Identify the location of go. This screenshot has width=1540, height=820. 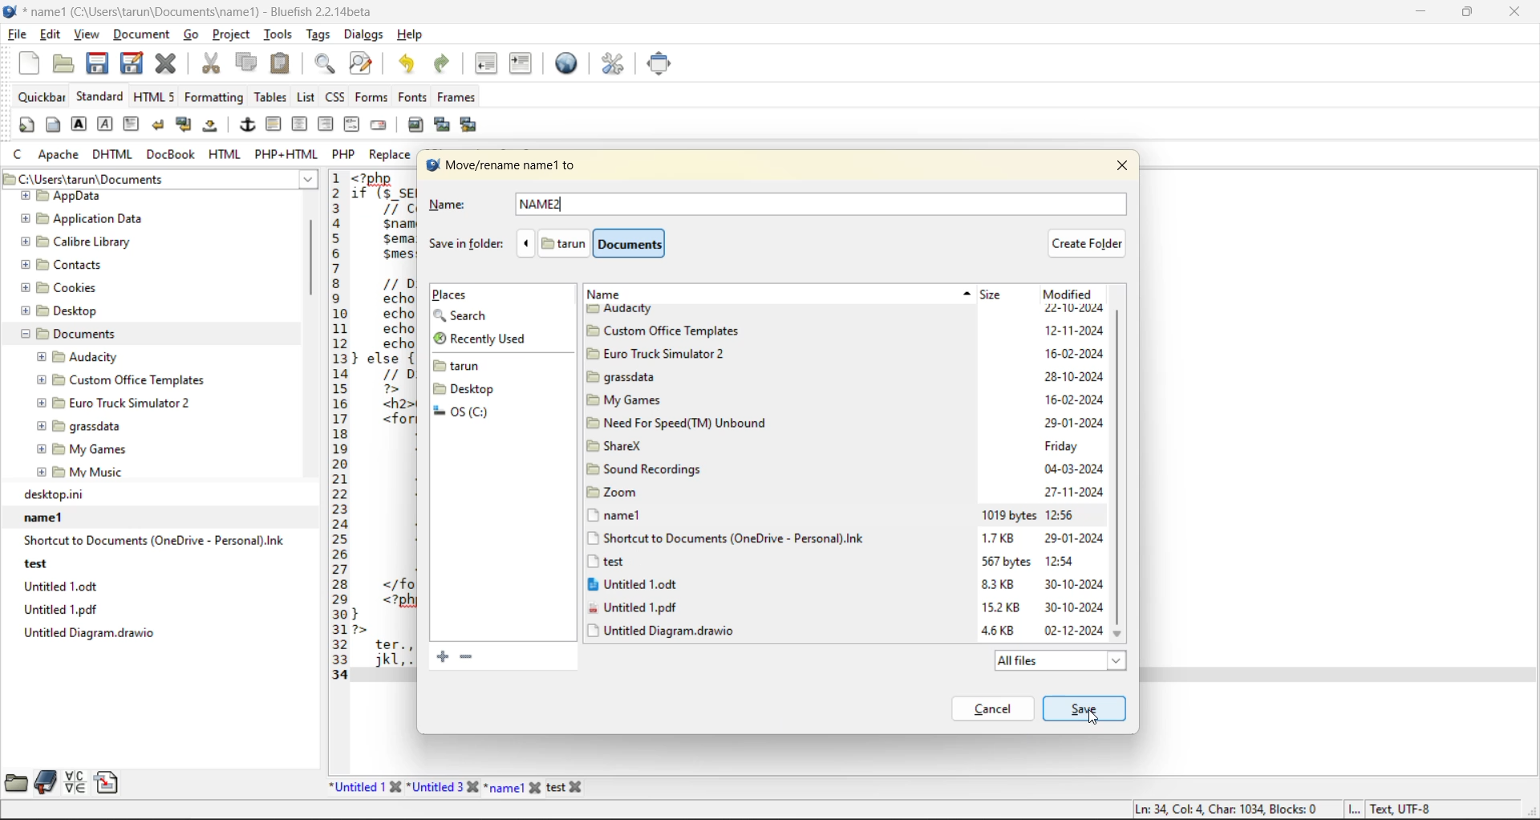
(191, 35).